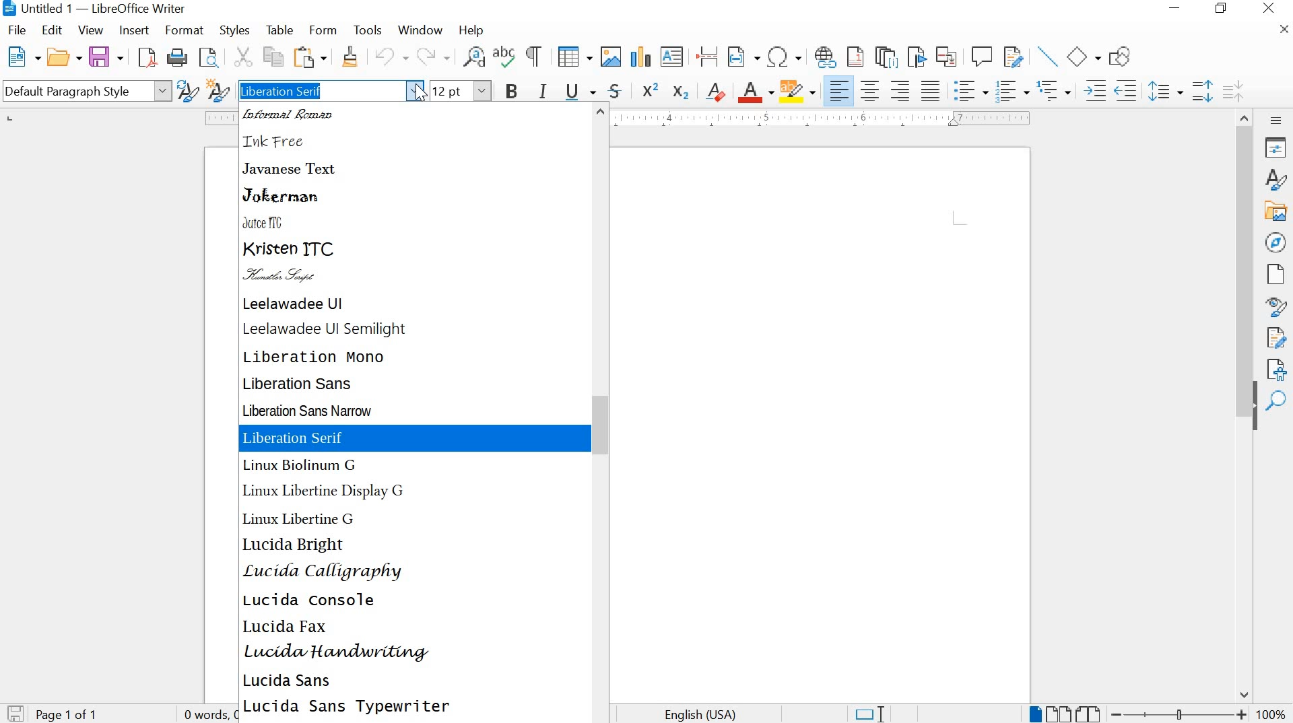 Image resolution: width=1293 pixels, height=723 pixels. What do you see at coordinates (296, 304) in the screenshot?
I see `LEELAWADEE UI` at bounding box center [296, 304].